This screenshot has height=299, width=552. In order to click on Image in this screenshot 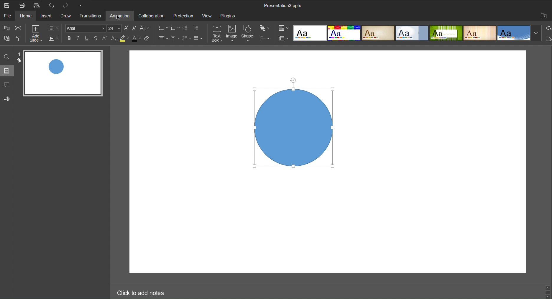, I will do `click(233, 33)`.